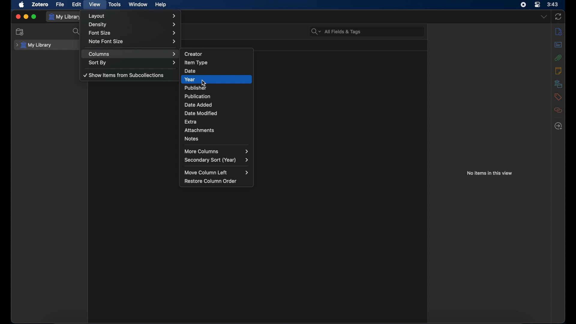 This screenshot has height=324, width=576. What do you see at coordinates (558, 126) in the screenshot?
I see `locate` at bounding box center [558, 126].